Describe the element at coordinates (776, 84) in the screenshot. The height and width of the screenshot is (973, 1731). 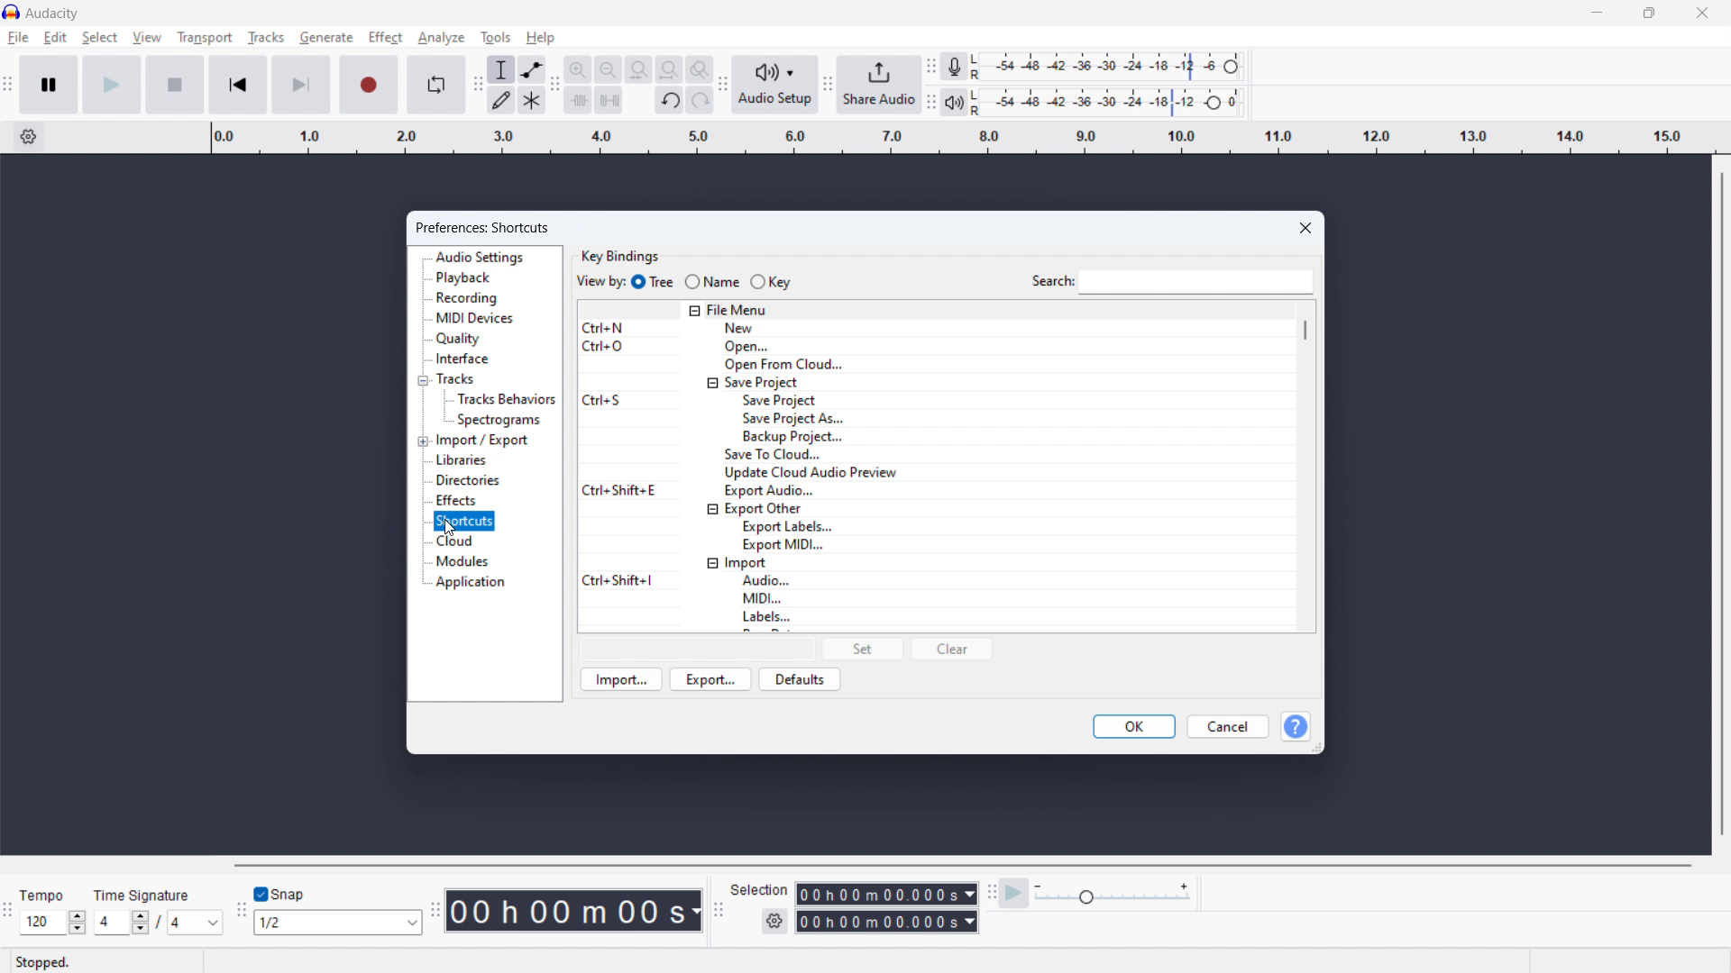
I see `audio setup` at that location.